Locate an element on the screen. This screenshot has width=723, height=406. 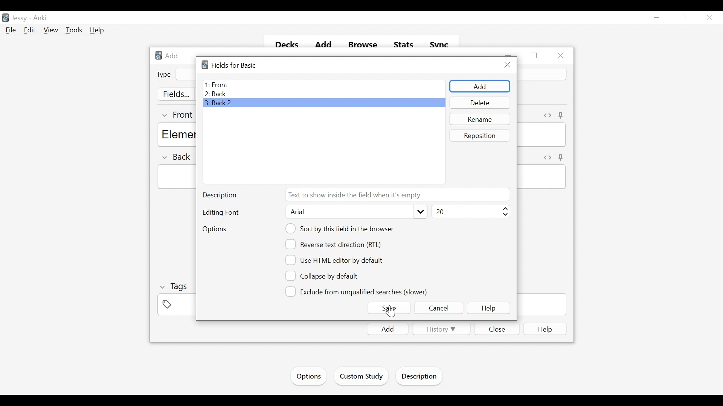
Text to show inside the field when it is empty is located at coordinates (397, 194).